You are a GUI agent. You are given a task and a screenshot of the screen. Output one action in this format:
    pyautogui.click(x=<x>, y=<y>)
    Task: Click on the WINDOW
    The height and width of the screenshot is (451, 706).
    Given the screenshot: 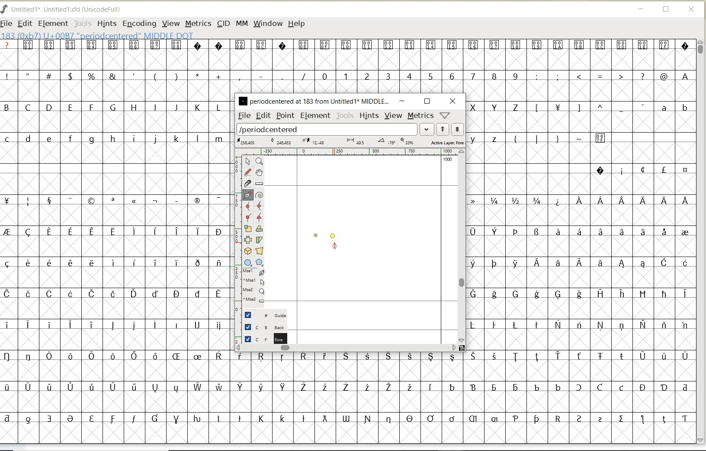 What is the action you would take?
    pyautogui.click(x=268, y=23)
    